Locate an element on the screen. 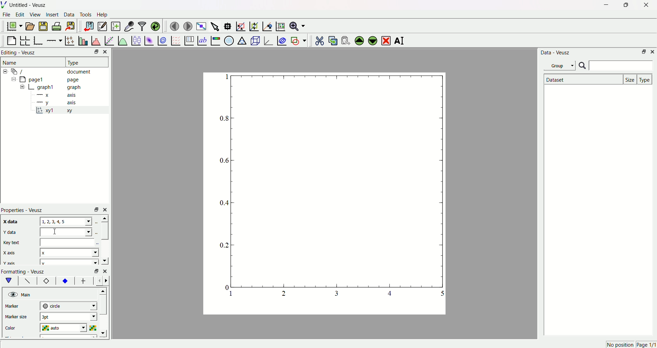 Image resolution: width=657 pixels, height=348 pixels. Data - Veusz is located at coordinates (556, 53).